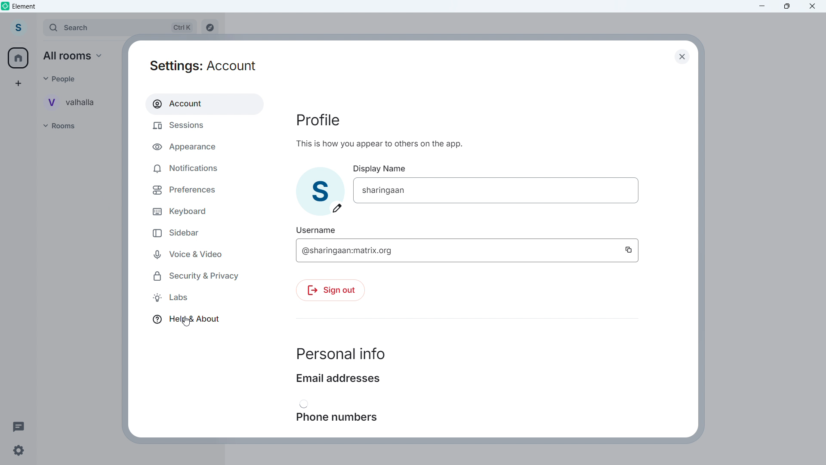 This screenshot has width=826, height=465. What do you see at coordinates (19, 58) in the screenshot?
I see `home ` at bounding box center [19, 58].